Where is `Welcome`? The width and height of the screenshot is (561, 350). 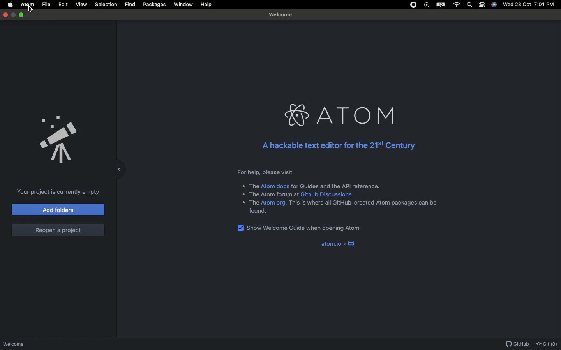
Welcome is located at coordinates (280, 15).